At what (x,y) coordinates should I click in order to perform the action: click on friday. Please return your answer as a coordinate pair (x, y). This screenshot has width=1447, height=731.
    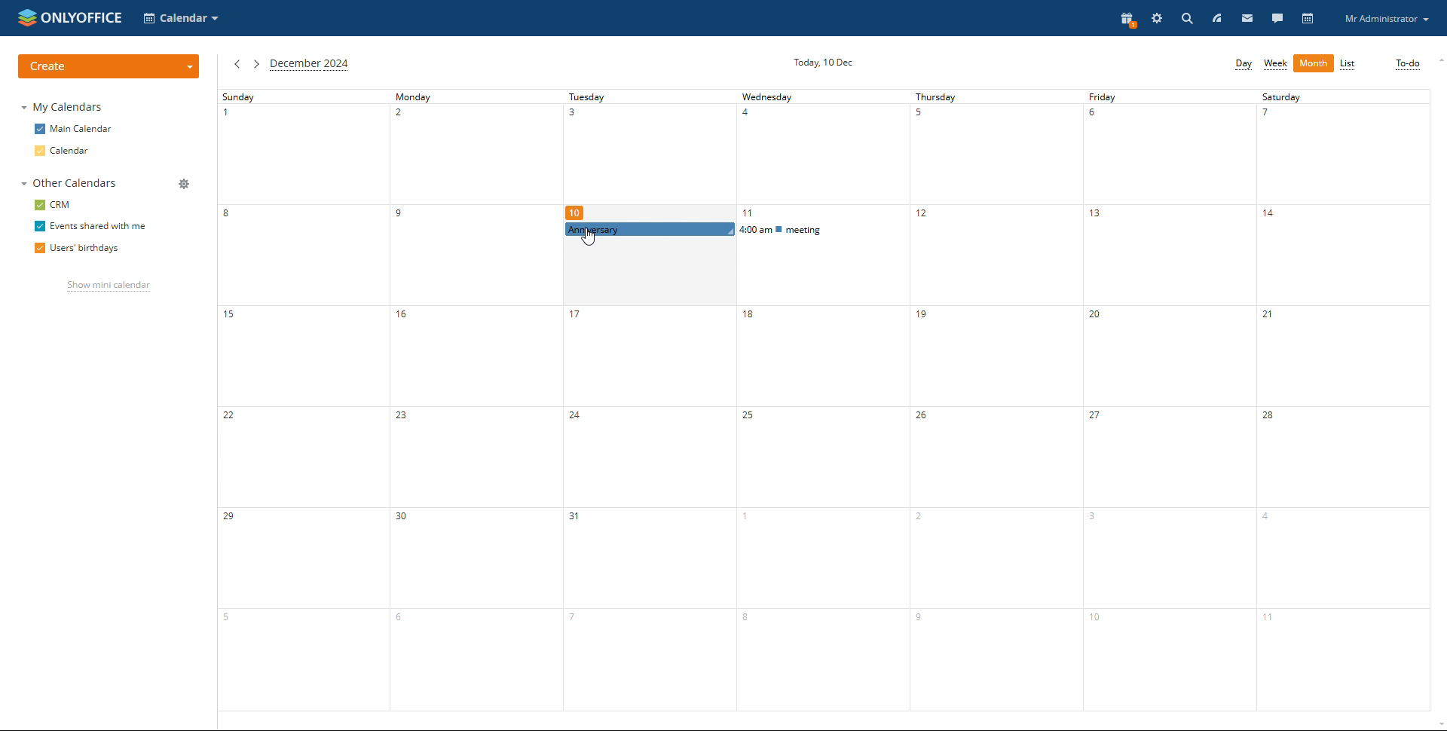
    Looking at the image, I should click on (1169, 400).